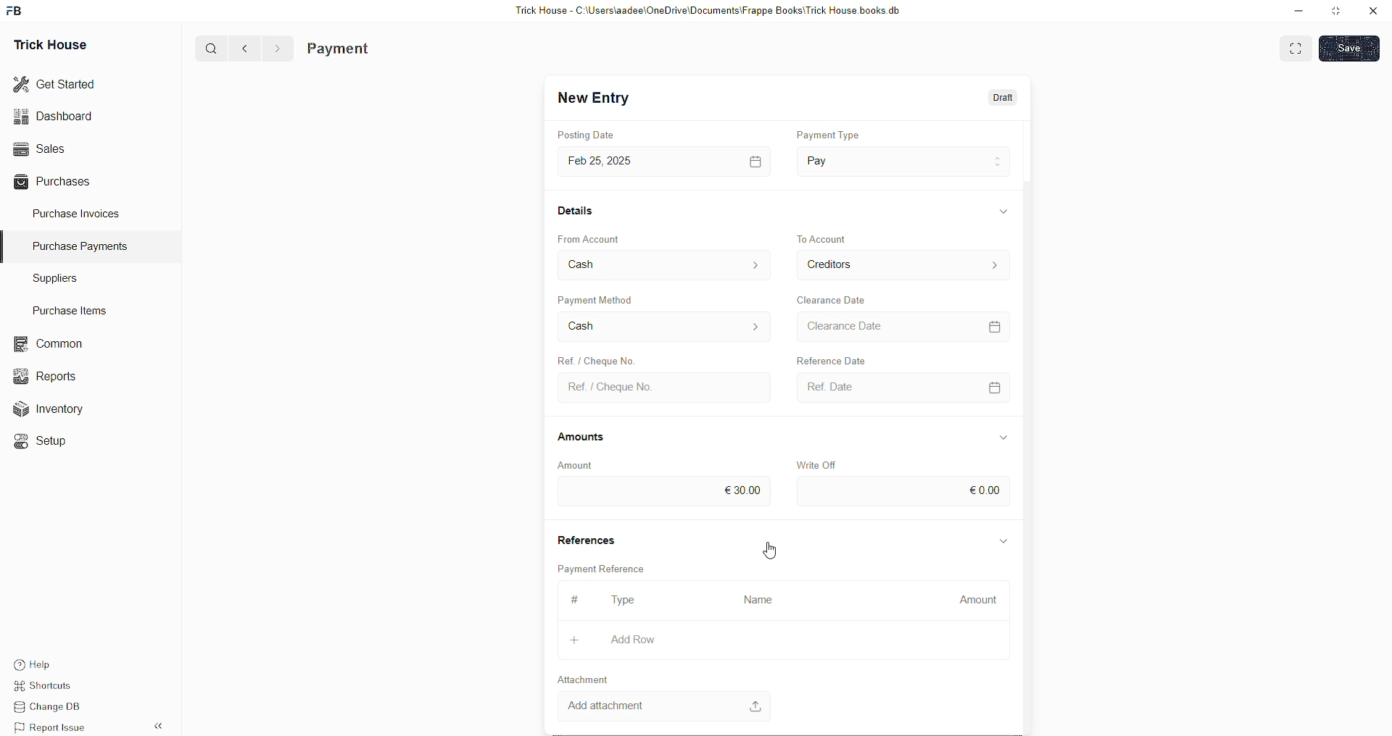 The width and height of the screenshot is (1392, 736). Describe the element at coordinates (826, 264) in the screenshot. I see `Creditors` at that location.